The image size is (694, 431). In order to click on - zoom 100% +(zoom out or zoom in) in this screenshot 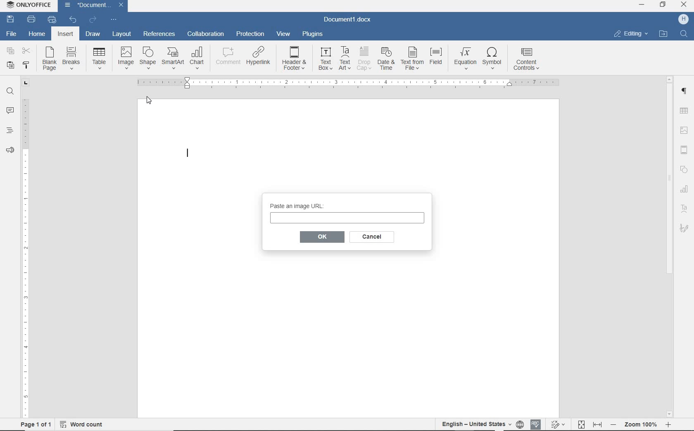, I will do `click(642, 425)`.